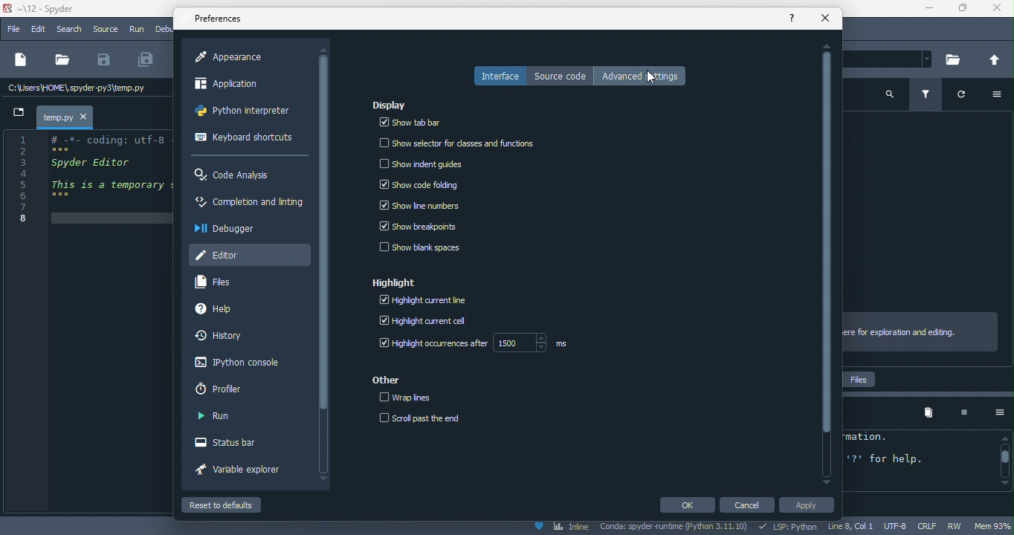  I want to click on files, so click(220, 282).